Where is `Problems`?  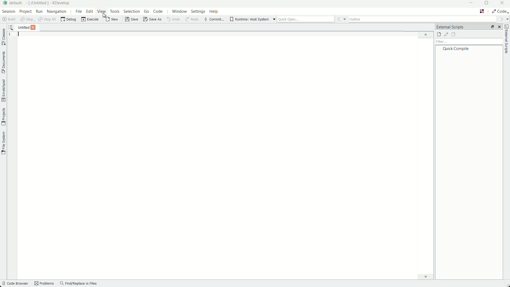 Problems is located at coordinates (45, 284).